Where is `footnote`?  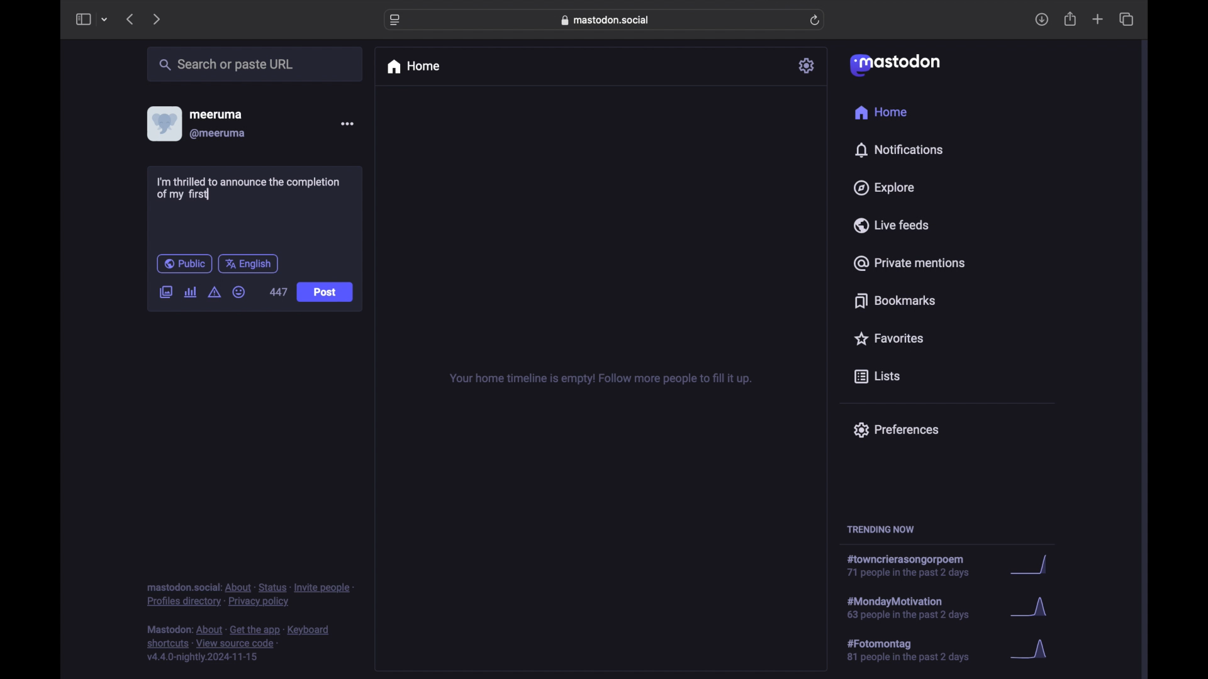 footnote is located at coordinates (250, 595).